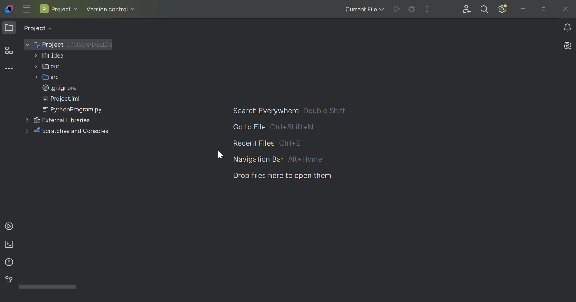 Image resolution: width=576 pixels, height=302 pixels. What do you see at coordinates (9, 28) in the screenshot?
I see `Project` at bounding box center [9, 28].